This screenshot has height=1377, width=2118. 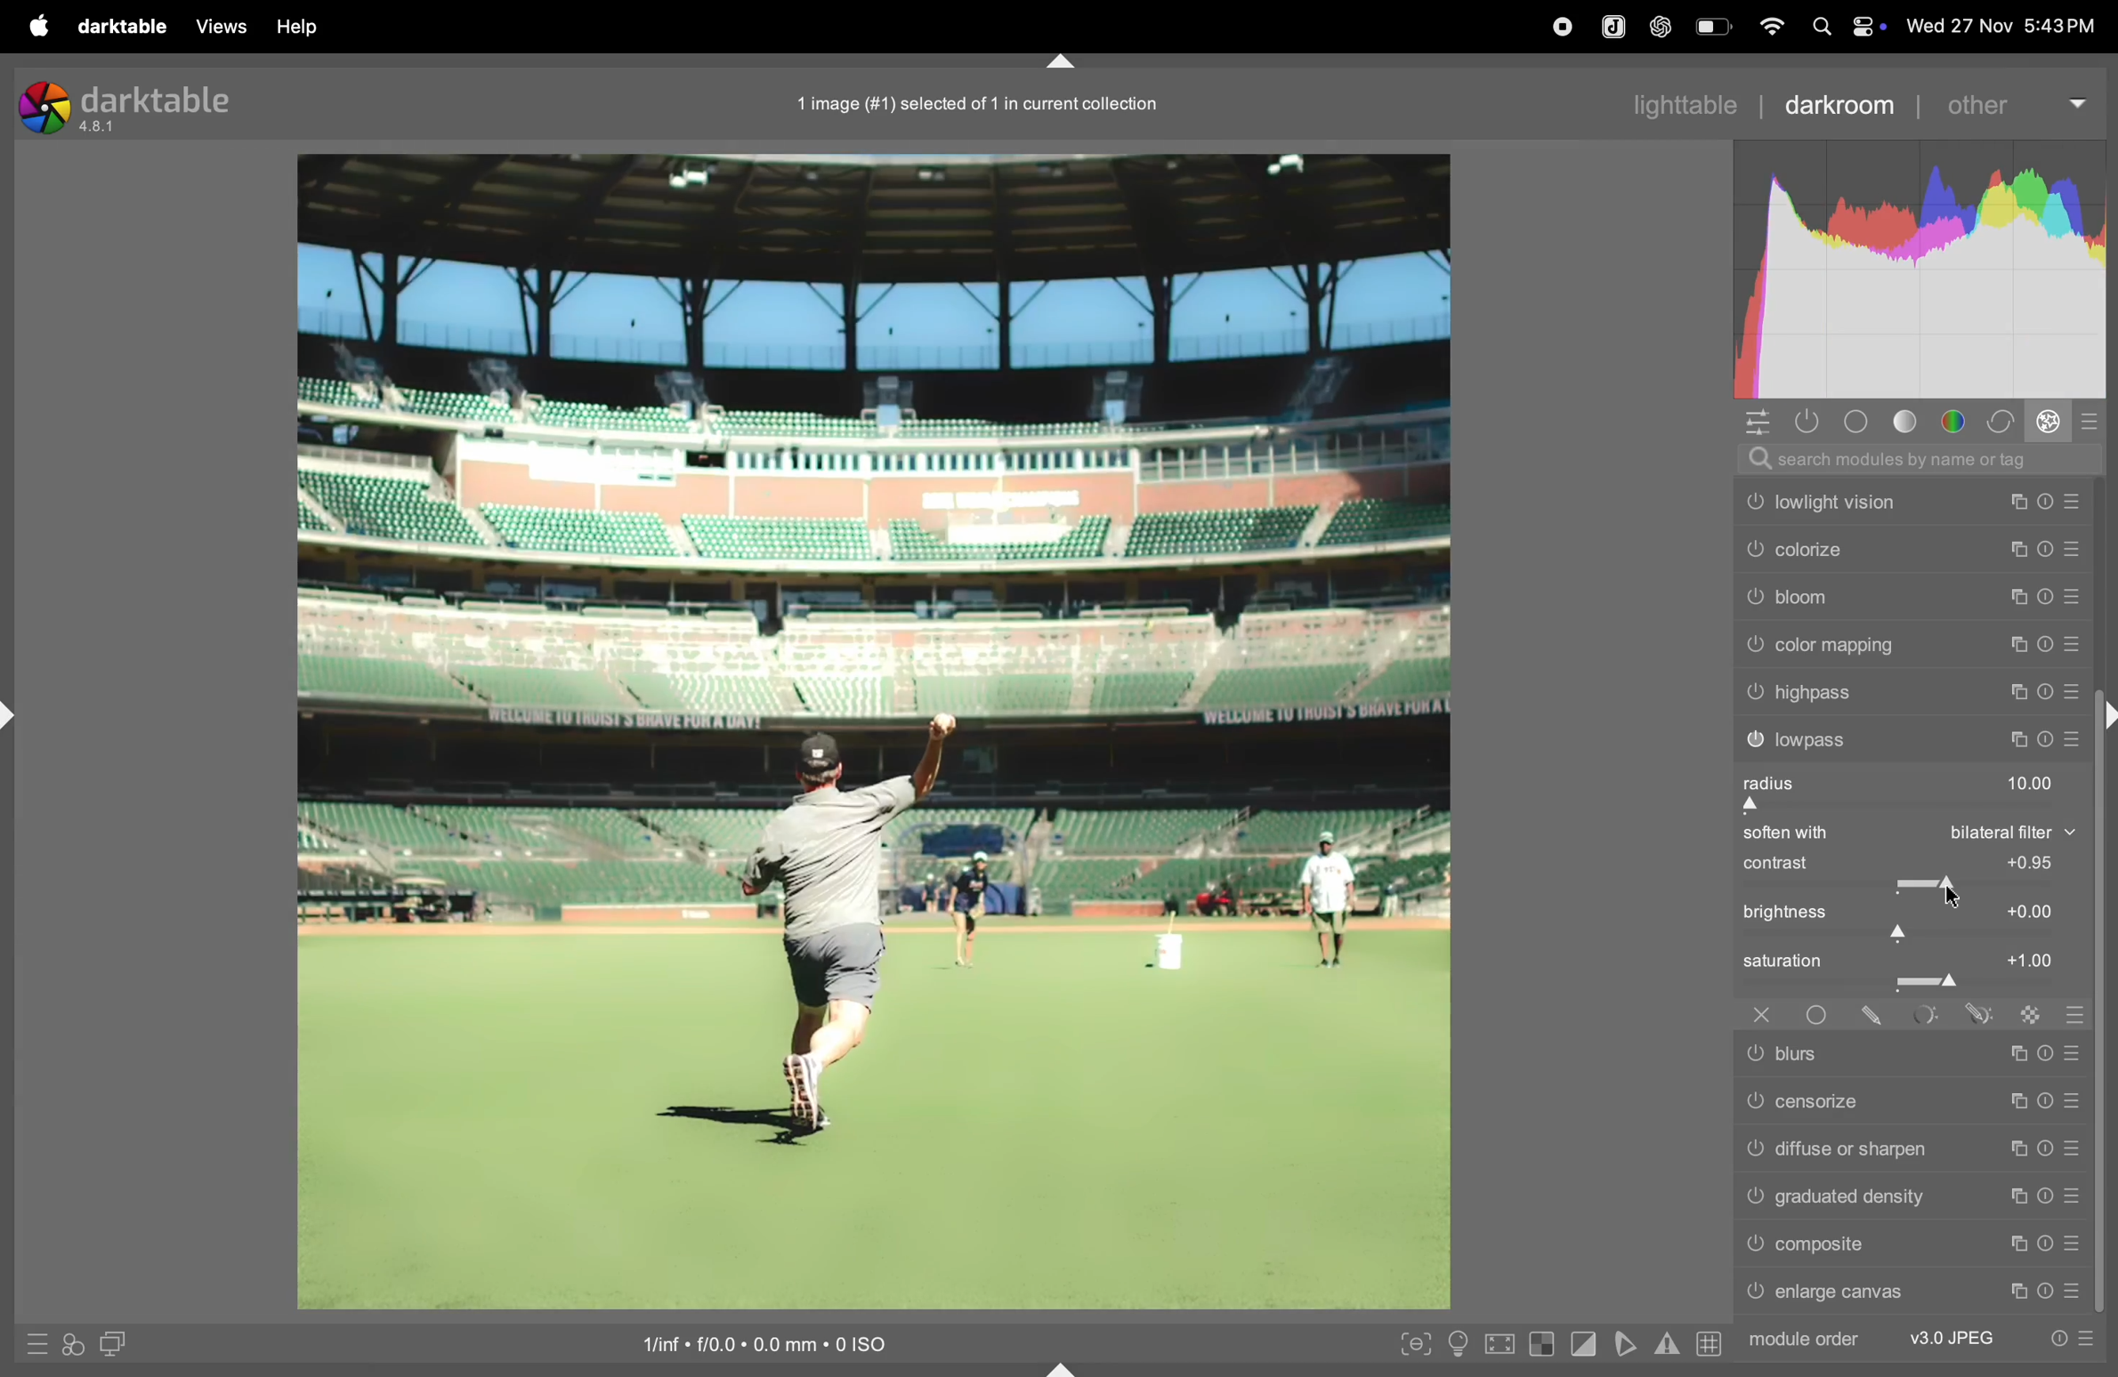 What do you see at coordinates (1907, 970) in the screenshot?
I see `saturation` at bounding box center [1907, 970].